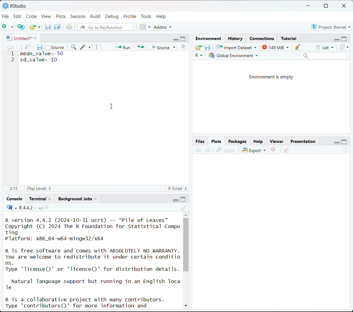  I want to click on code, so click(11, 208).